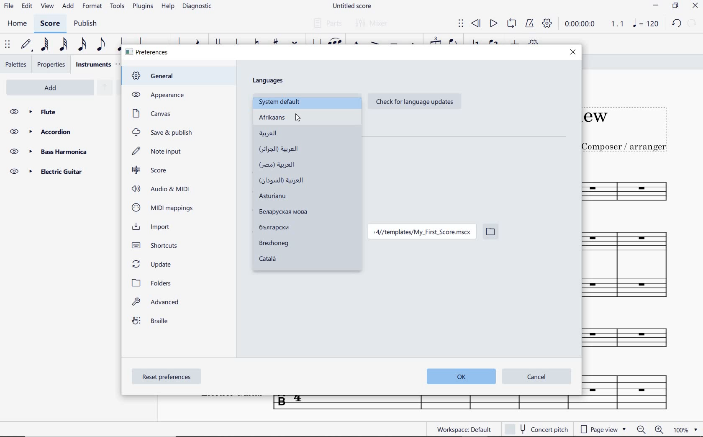 The width and height of the screenshot is (703, 437). What do you see at coordinates (17, 24) in the screenshot?
I see `home` at bounding box center [17, 24].